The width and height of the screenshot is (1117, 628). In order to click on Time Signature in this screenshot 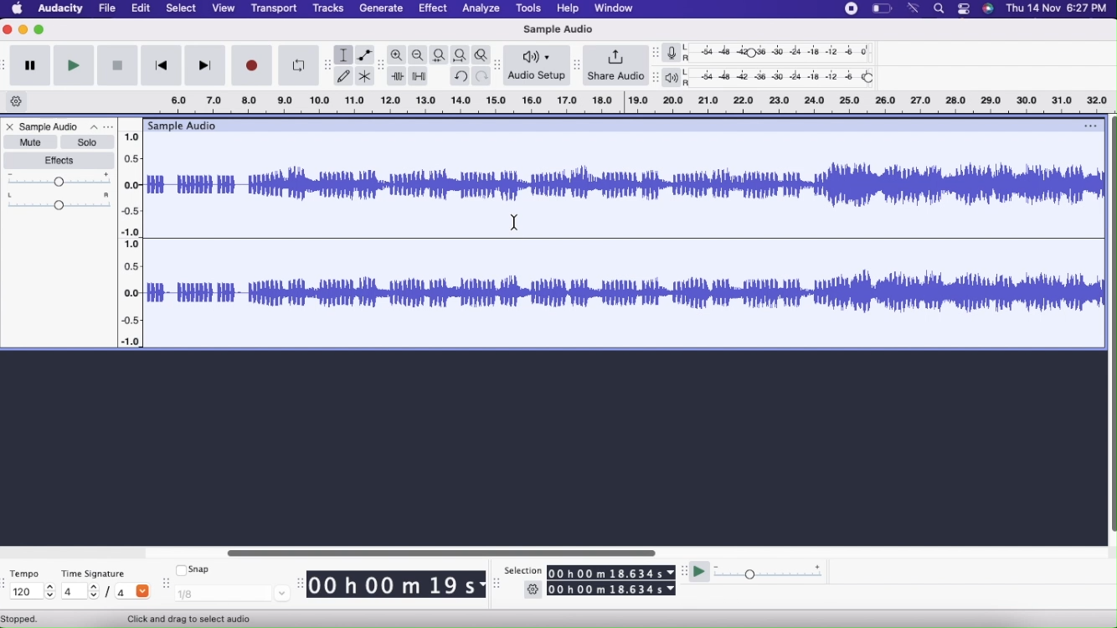, I will do `click(95, 574)`.